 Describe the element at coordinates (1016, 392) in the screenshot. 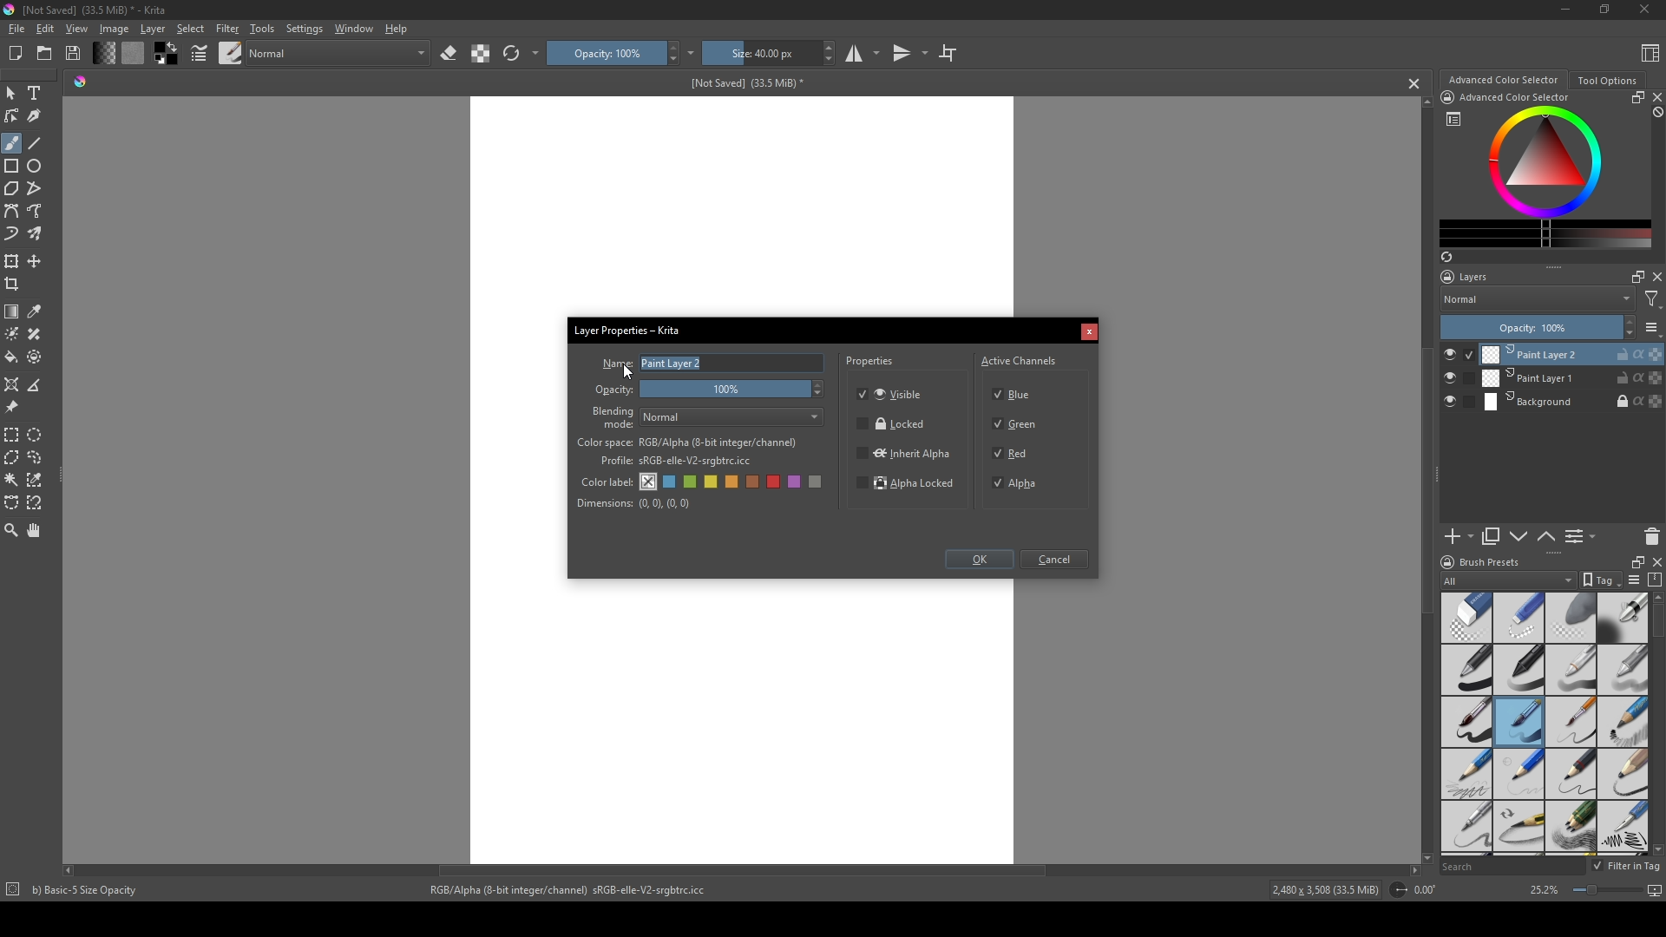

I see `Blue` at that location.